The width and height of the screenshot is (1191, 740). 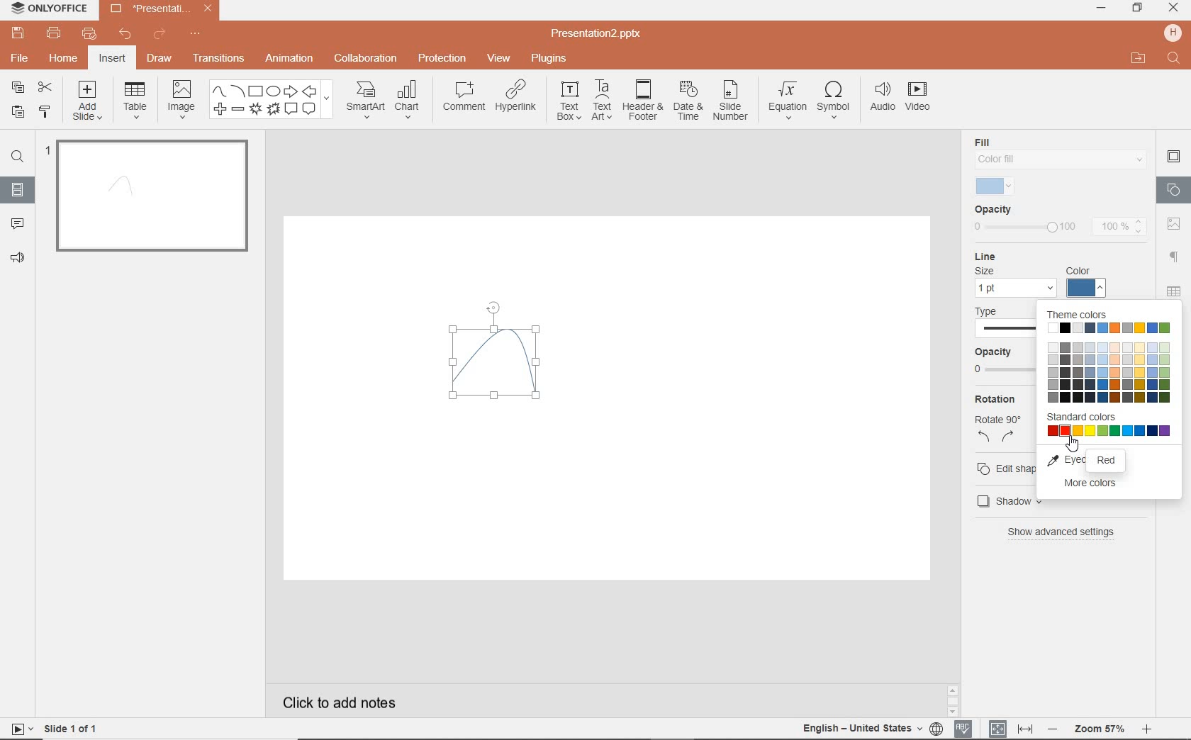 I want to click on ADD SLIDE, so click(x=89, y=103).